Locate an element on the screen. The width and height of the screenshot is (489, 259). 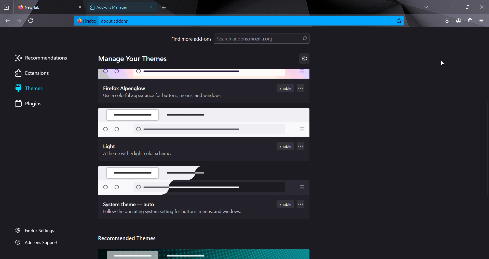
search tabs is located at coordinates (6, 7).